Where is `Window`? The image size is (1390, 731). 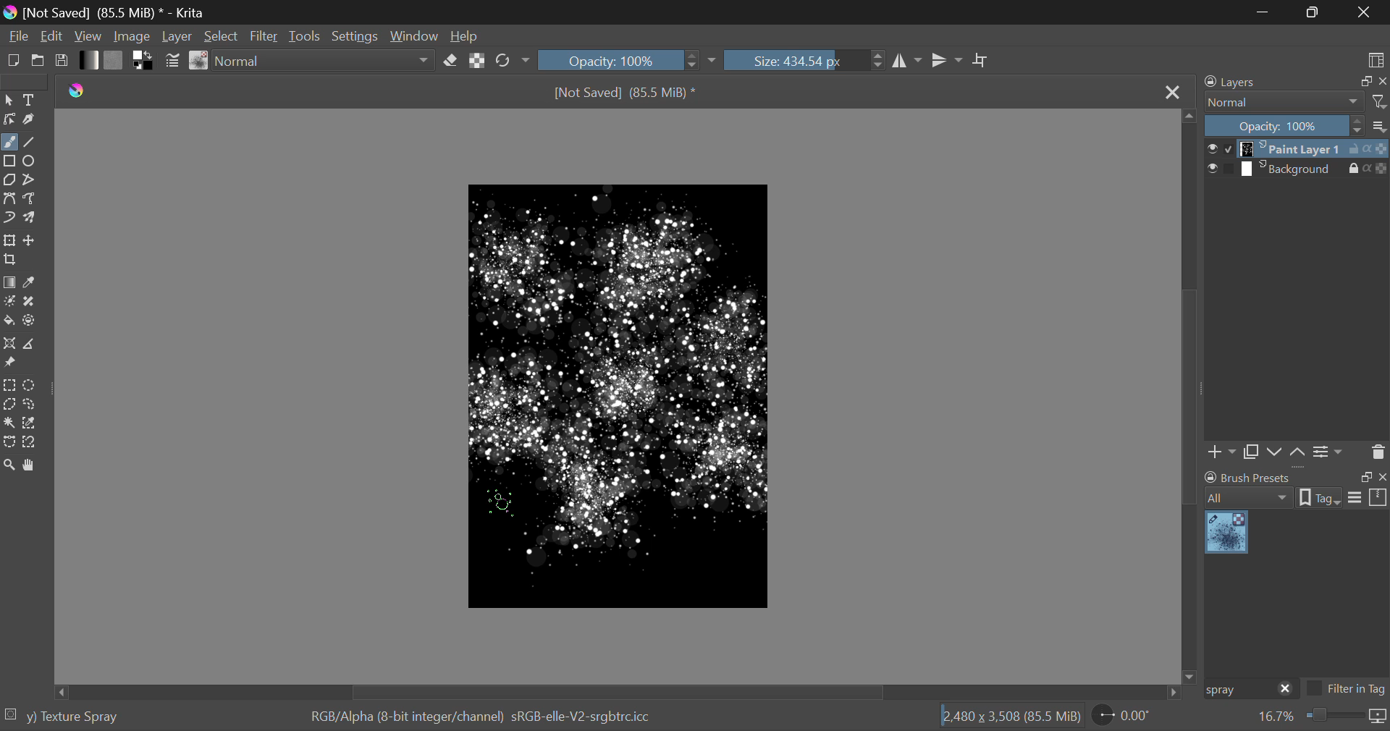 Window is located at coordinates (416, 35).